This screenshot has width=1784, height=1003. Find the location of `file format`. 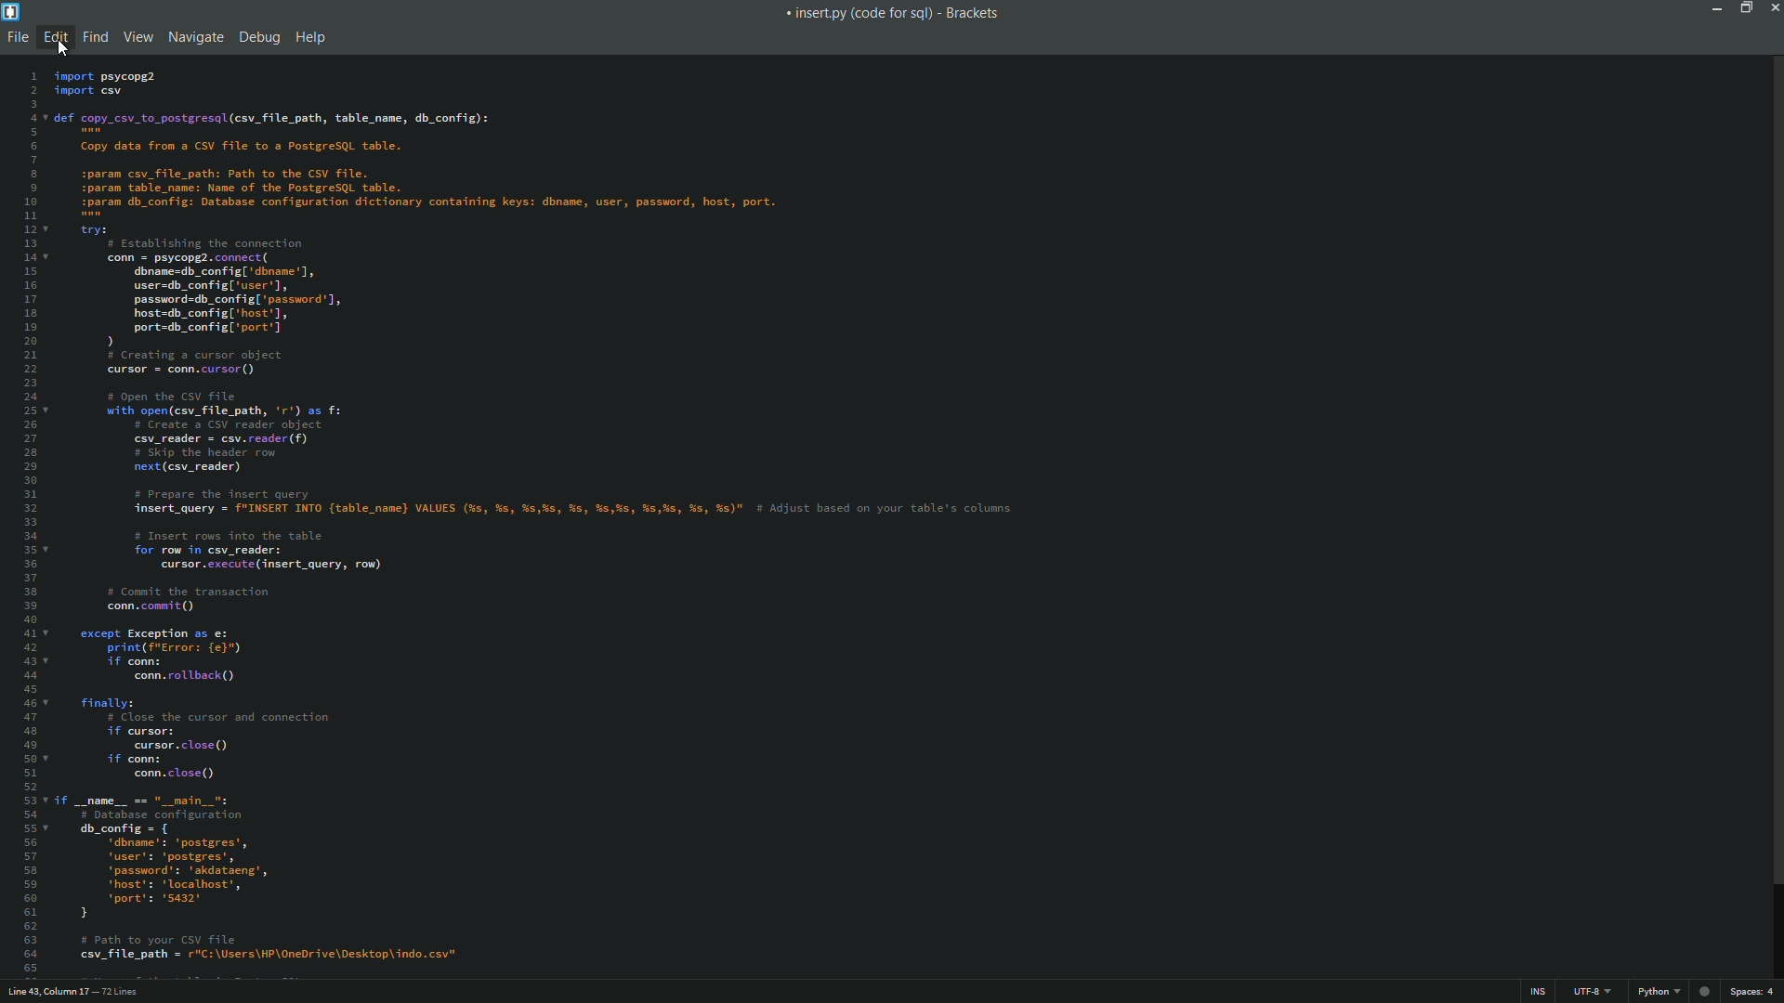

file format is located at coordinates (1659, 992).